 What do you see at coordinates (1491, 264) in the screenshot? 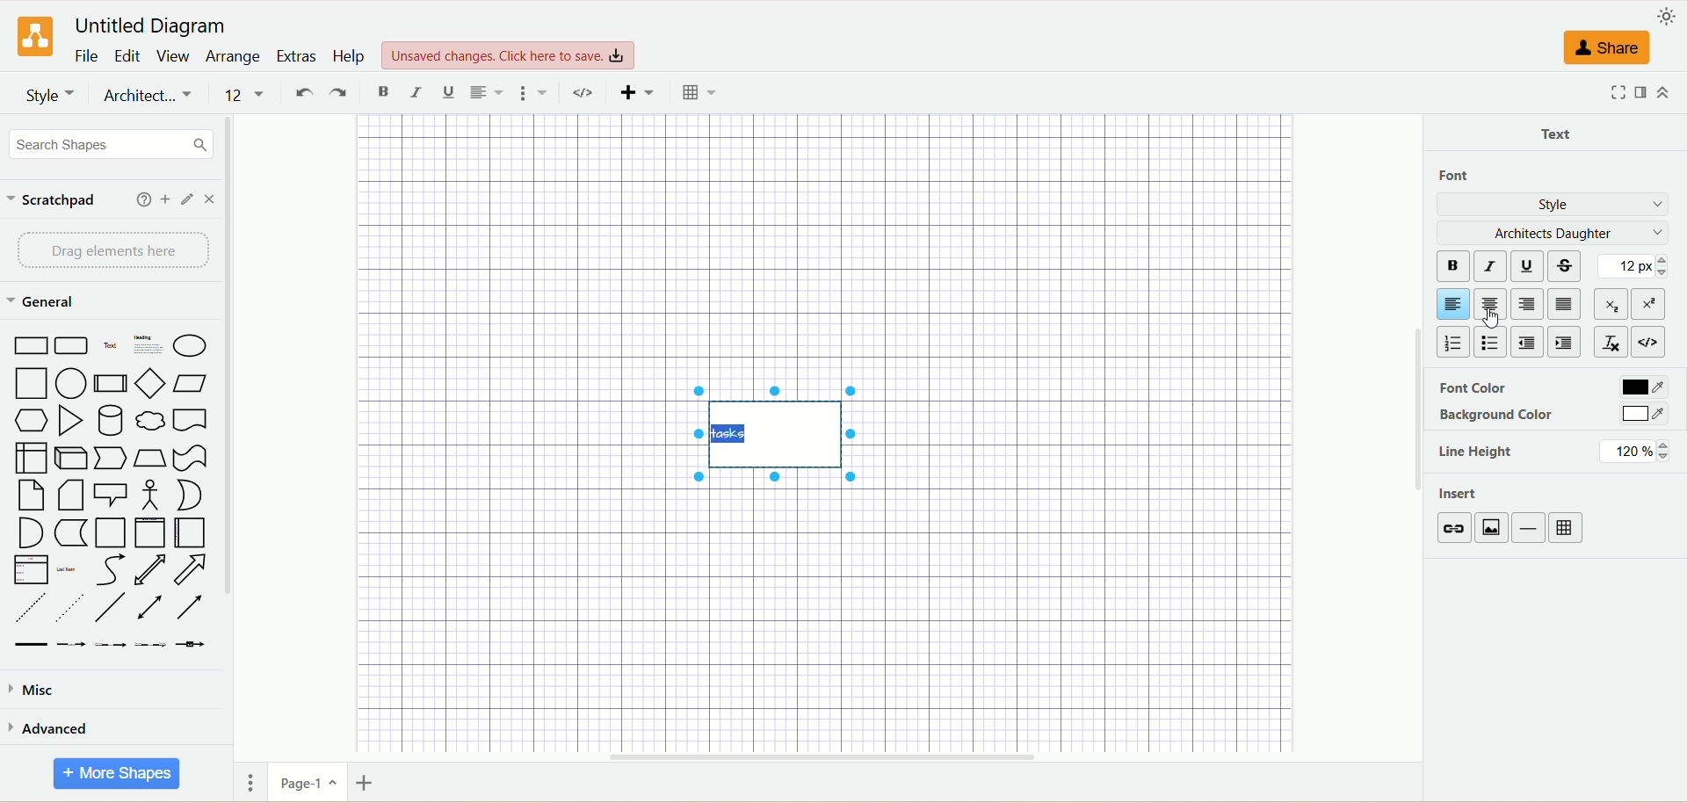
I see `italics` at bounding box center [1491, 264].